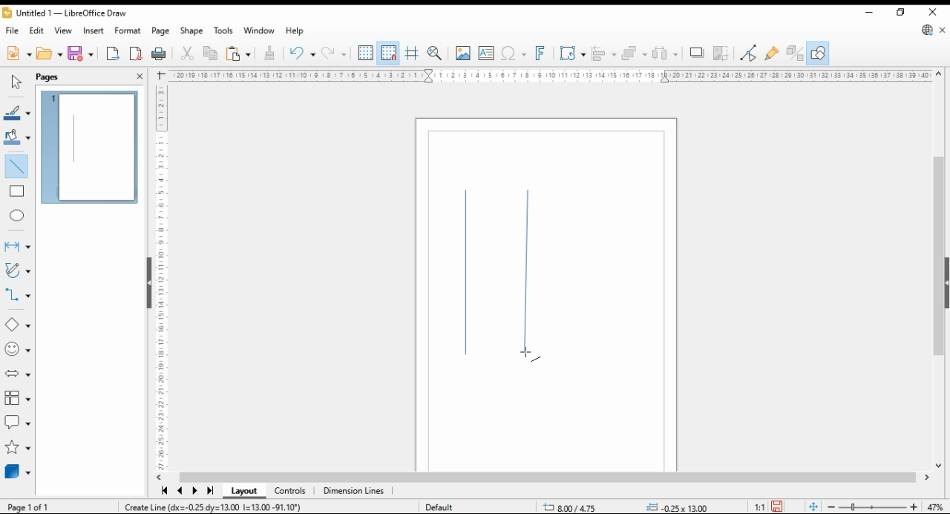 The width and height of the screenshot is (950, 514). I want to click on file, so click(13, 30).